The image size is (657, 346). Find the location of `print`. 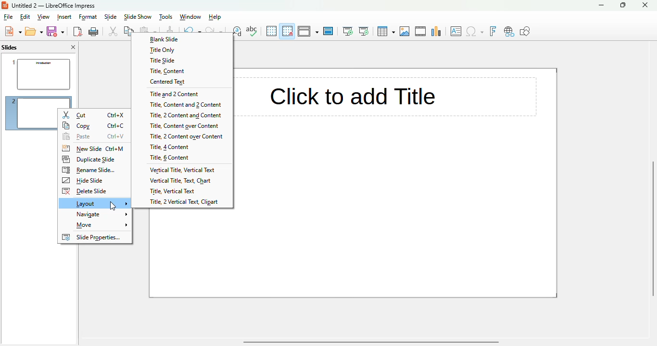

print is located at coordinates (94, 32).